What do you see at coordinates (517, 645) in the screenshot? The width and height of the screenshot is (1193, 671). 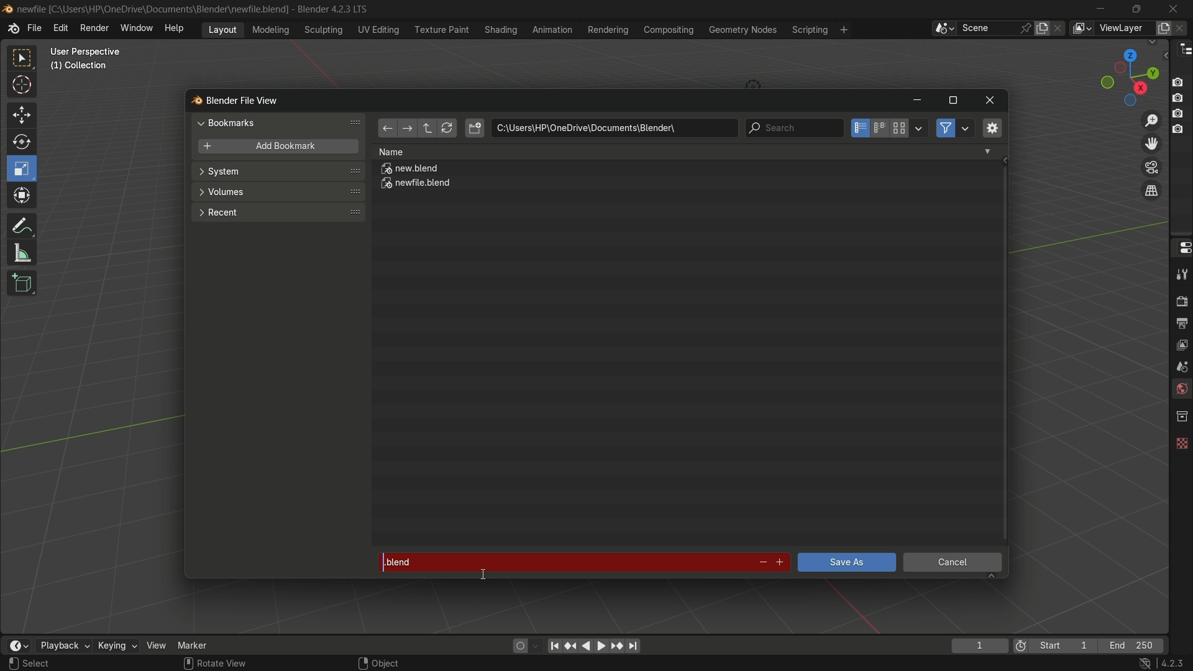 I see `auto keying` at bounding box center [517, 645].